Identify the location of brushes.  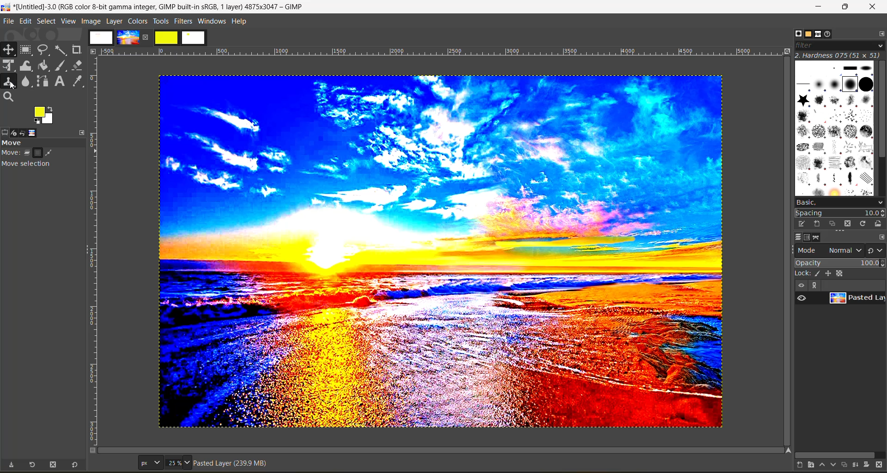
(795, 33).